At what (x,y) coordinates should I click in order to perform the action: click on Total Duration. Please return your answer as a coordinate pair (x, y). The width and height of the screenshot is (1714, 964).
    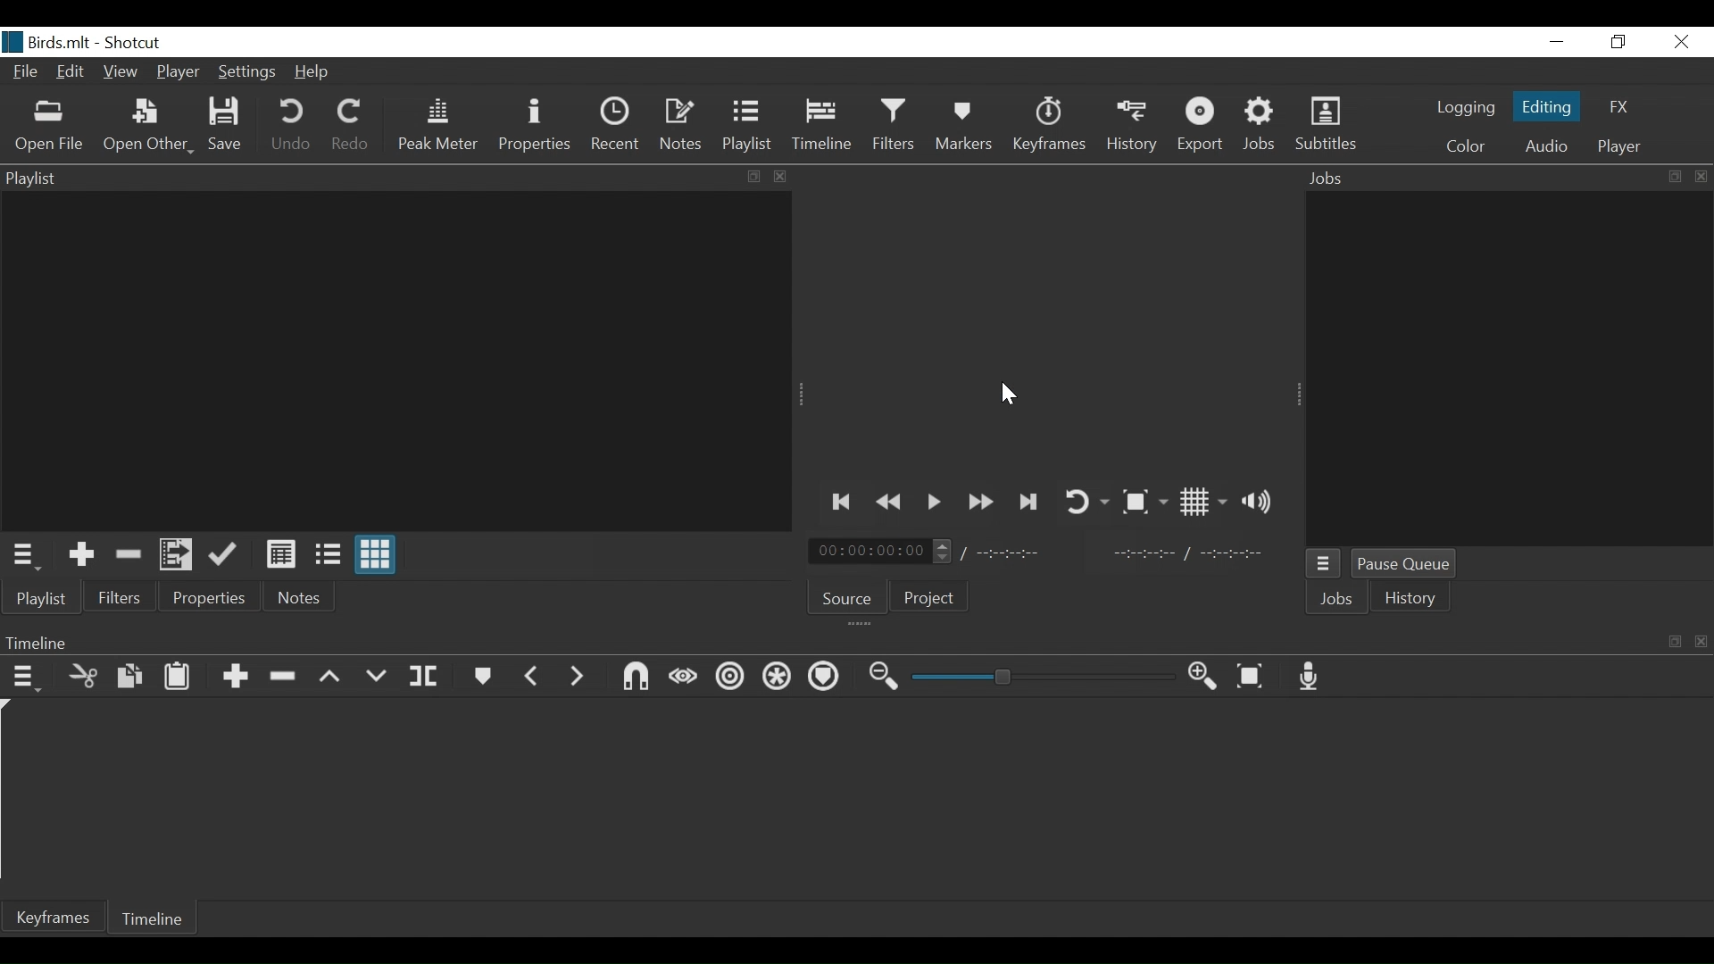
    Looking at the image, I should click on (1020, 553).